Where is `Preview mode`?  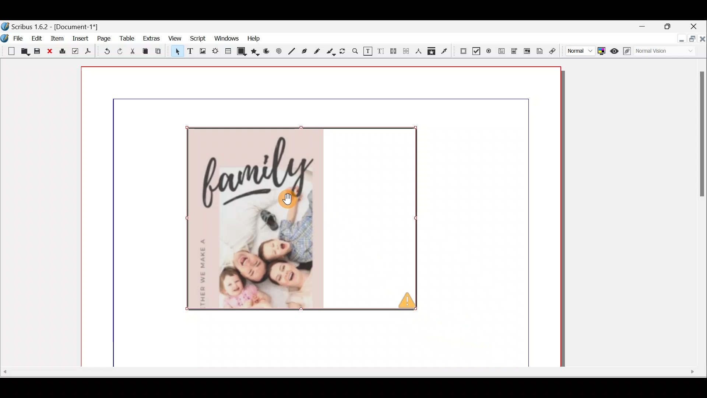
Preview mode is located at coordinates (613, 49).